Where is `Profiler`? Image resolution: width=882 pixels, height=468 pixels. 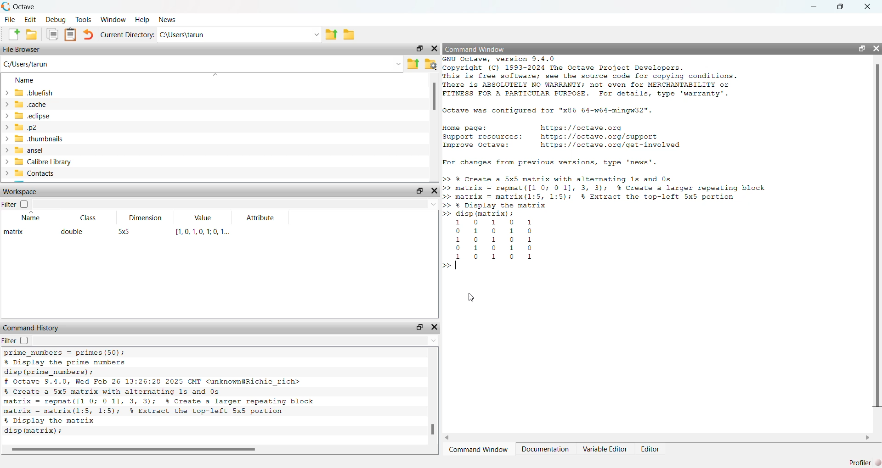 Profiler is located at coordinates (865, 462).